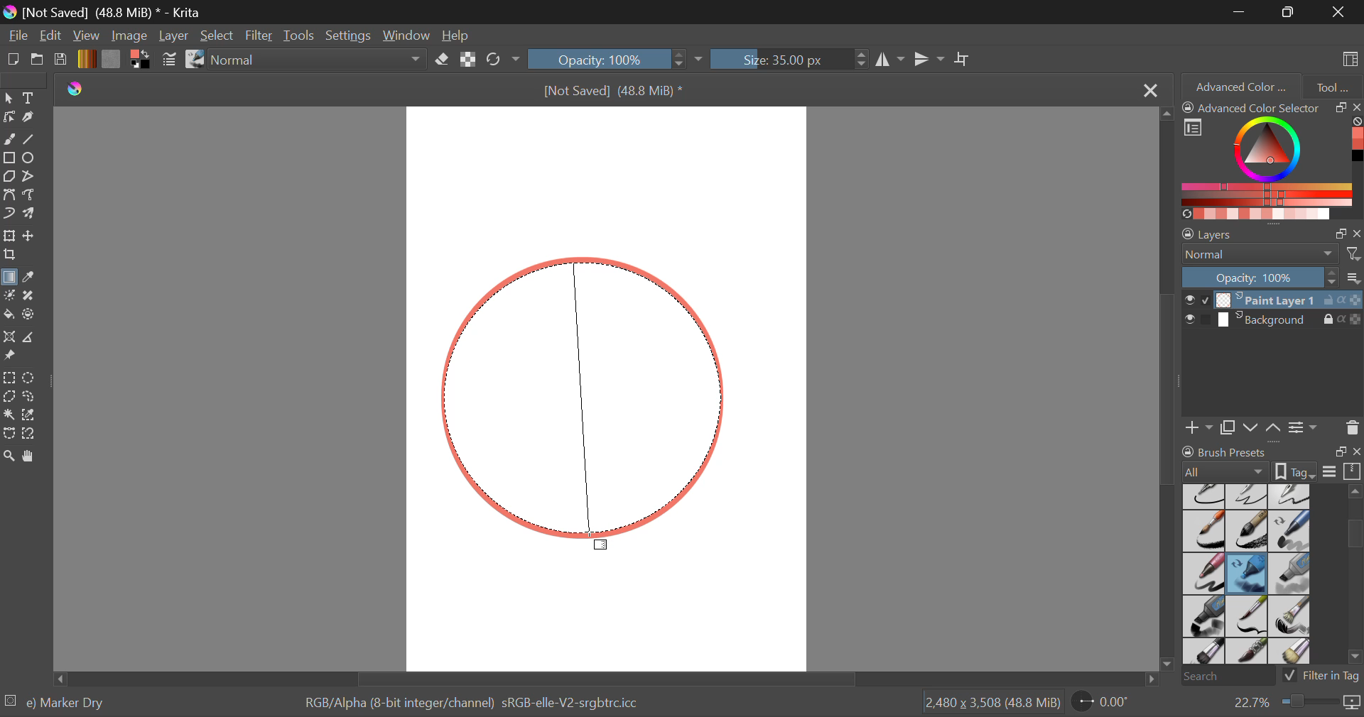 This screenshot has height=717, width=1364. Describe the element at coordinates (1230, 425) in the screenshot. I see `Copy` at that location.